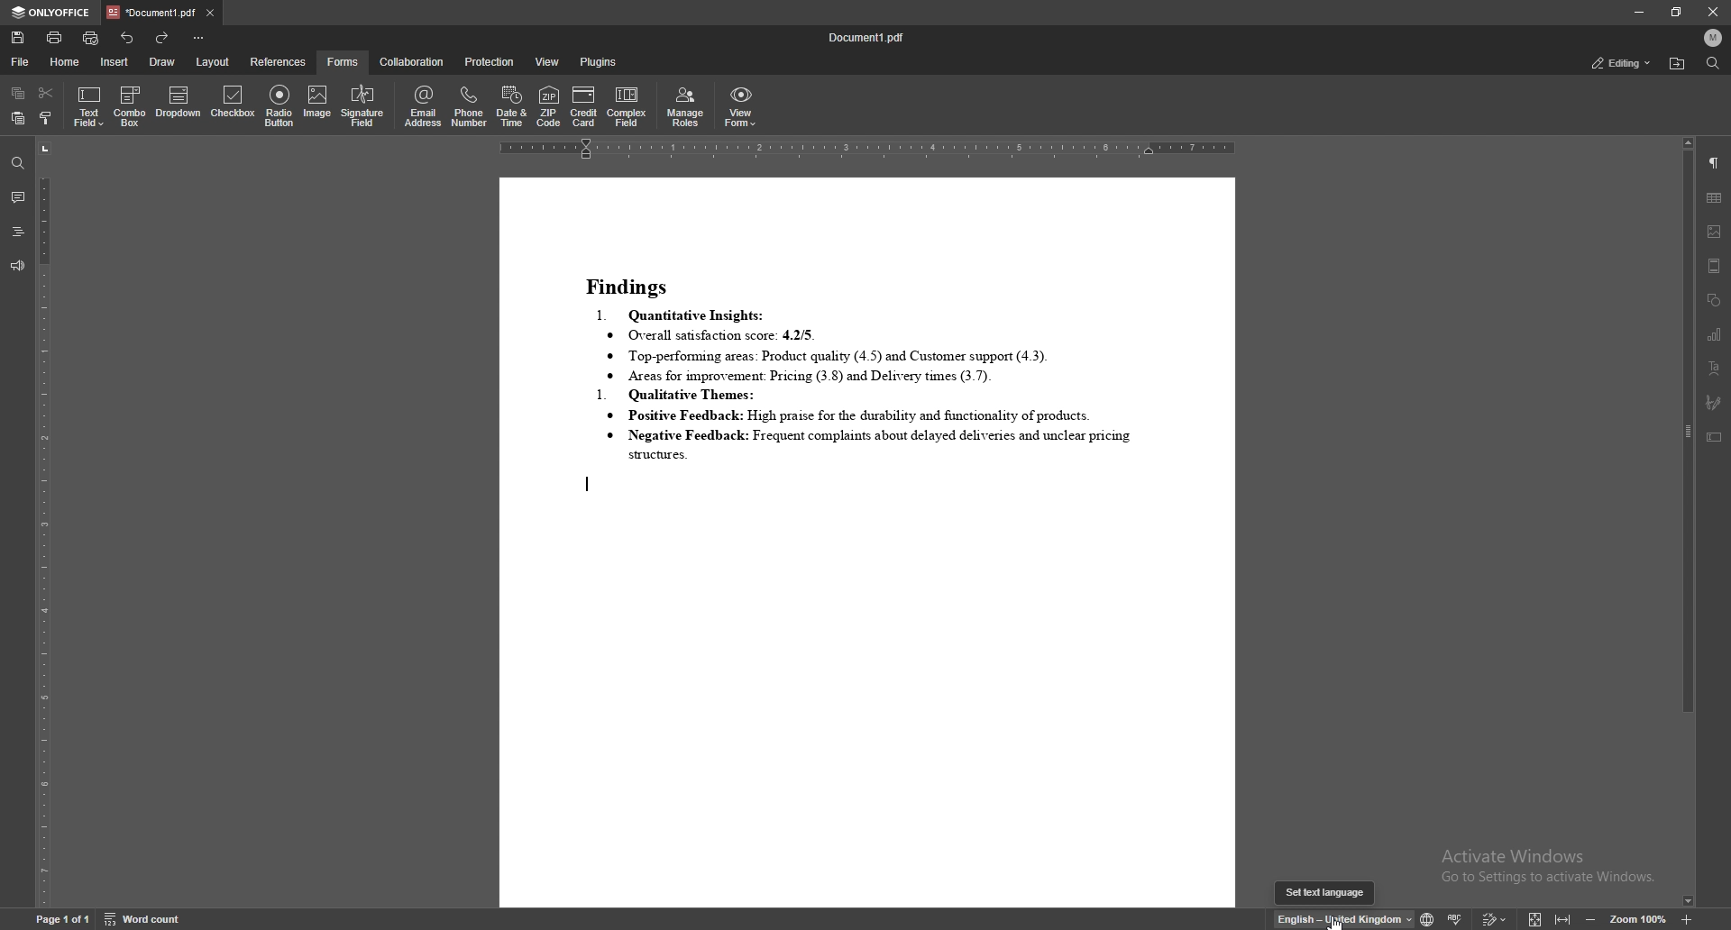 This screenshot has height=930, width=1731. Describe the element at coordinates (343, 61) in the screenshot. I see `forms` at that location.